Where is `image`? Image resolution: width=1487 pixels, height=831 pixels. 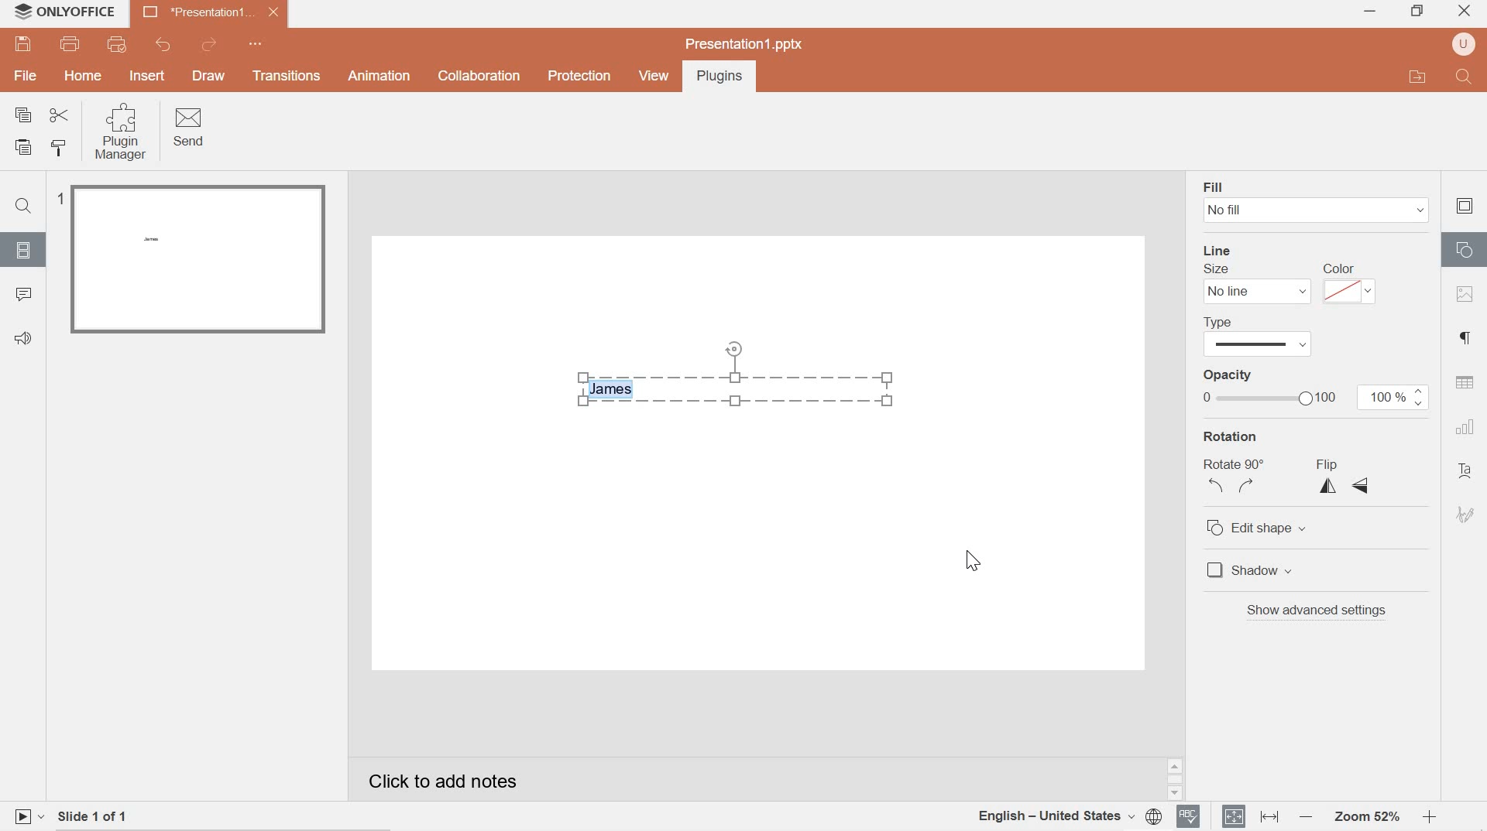 image is located at coordinates (1467, 296).